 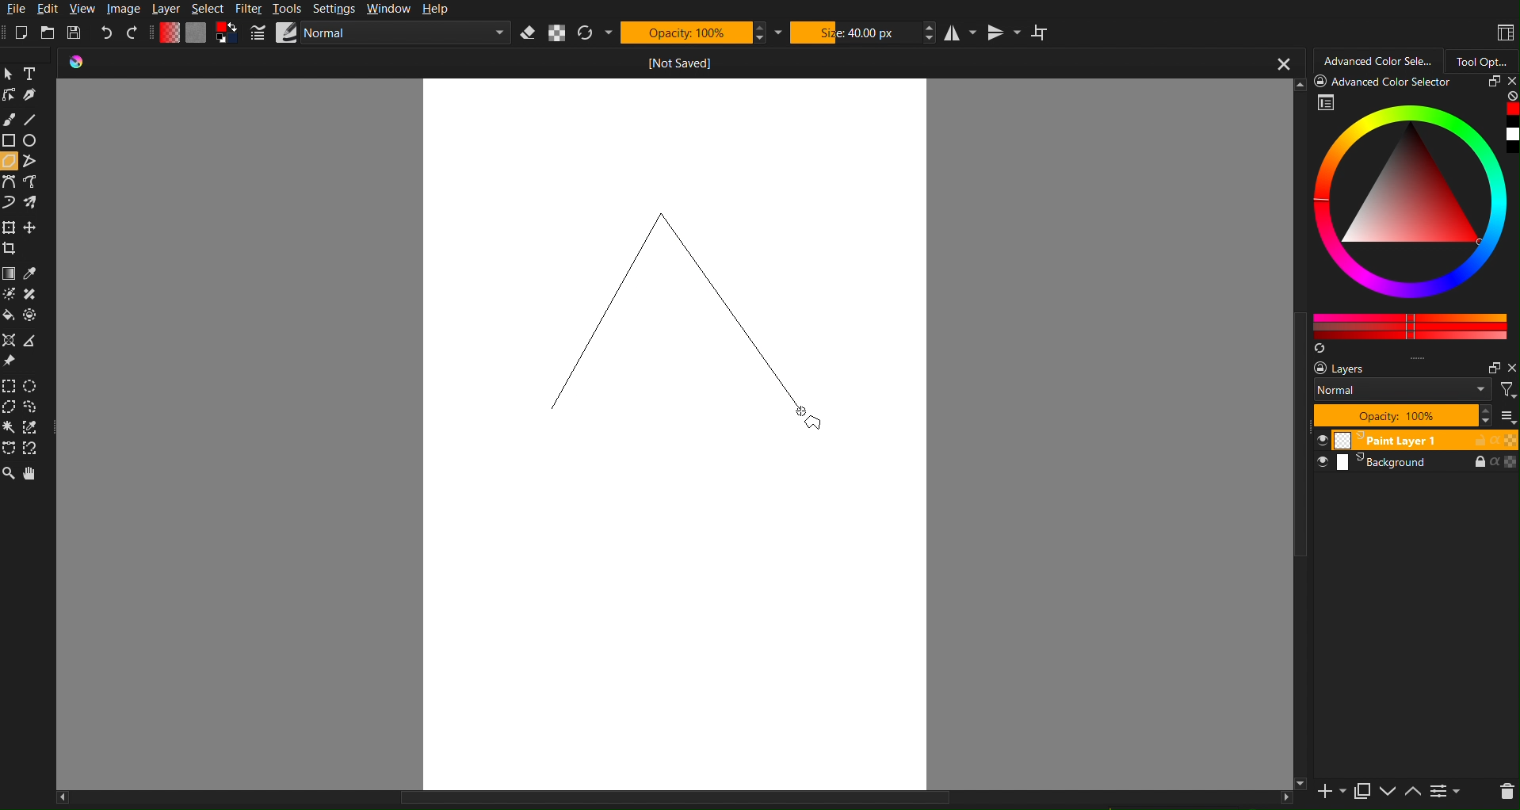 What do you see at coordinates (1325, 350) in the screenshot?
I see `create a list of colors from the image` at bounding box center [1325, 350].